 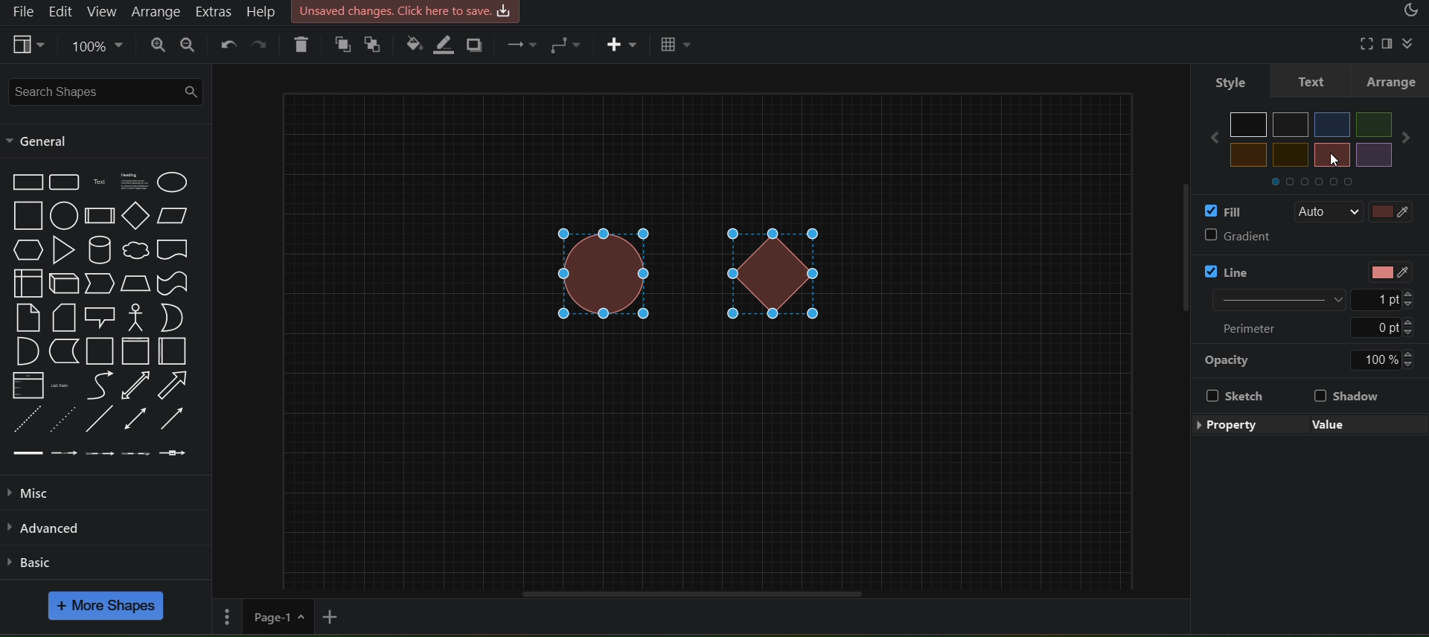 I want to click on Diamond, so click(x=135, y=215).